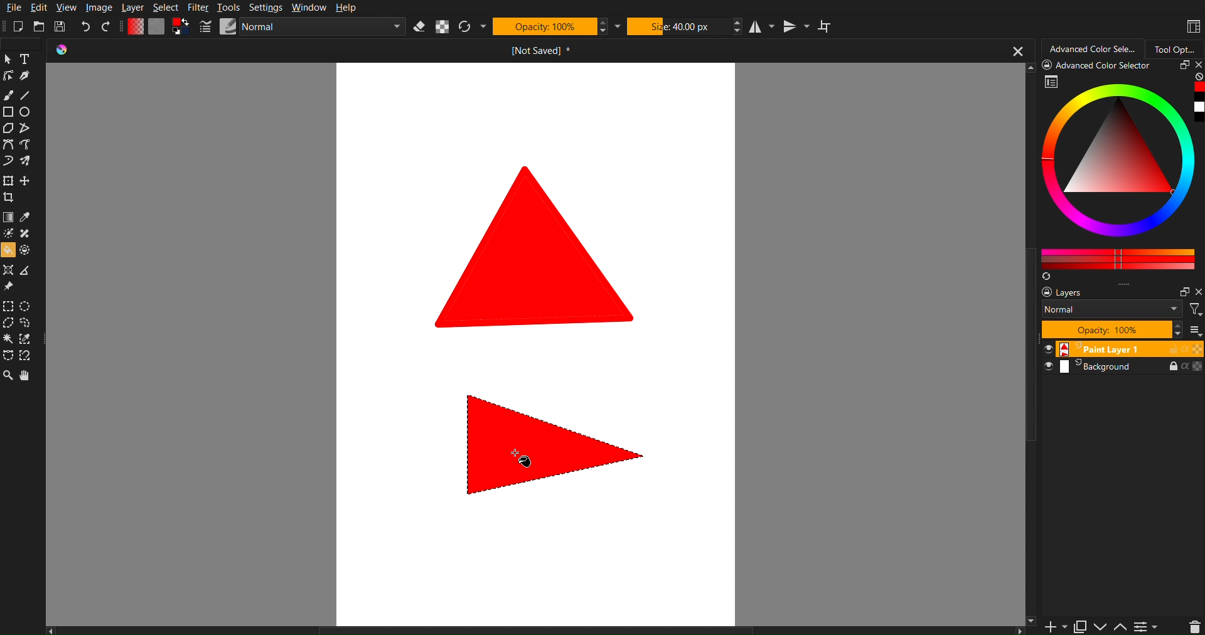 The height and width of the screenshot is (635, 1205). Describe the element at coordinates (136, 8) in the screenshot. I see `Layer` at that location.